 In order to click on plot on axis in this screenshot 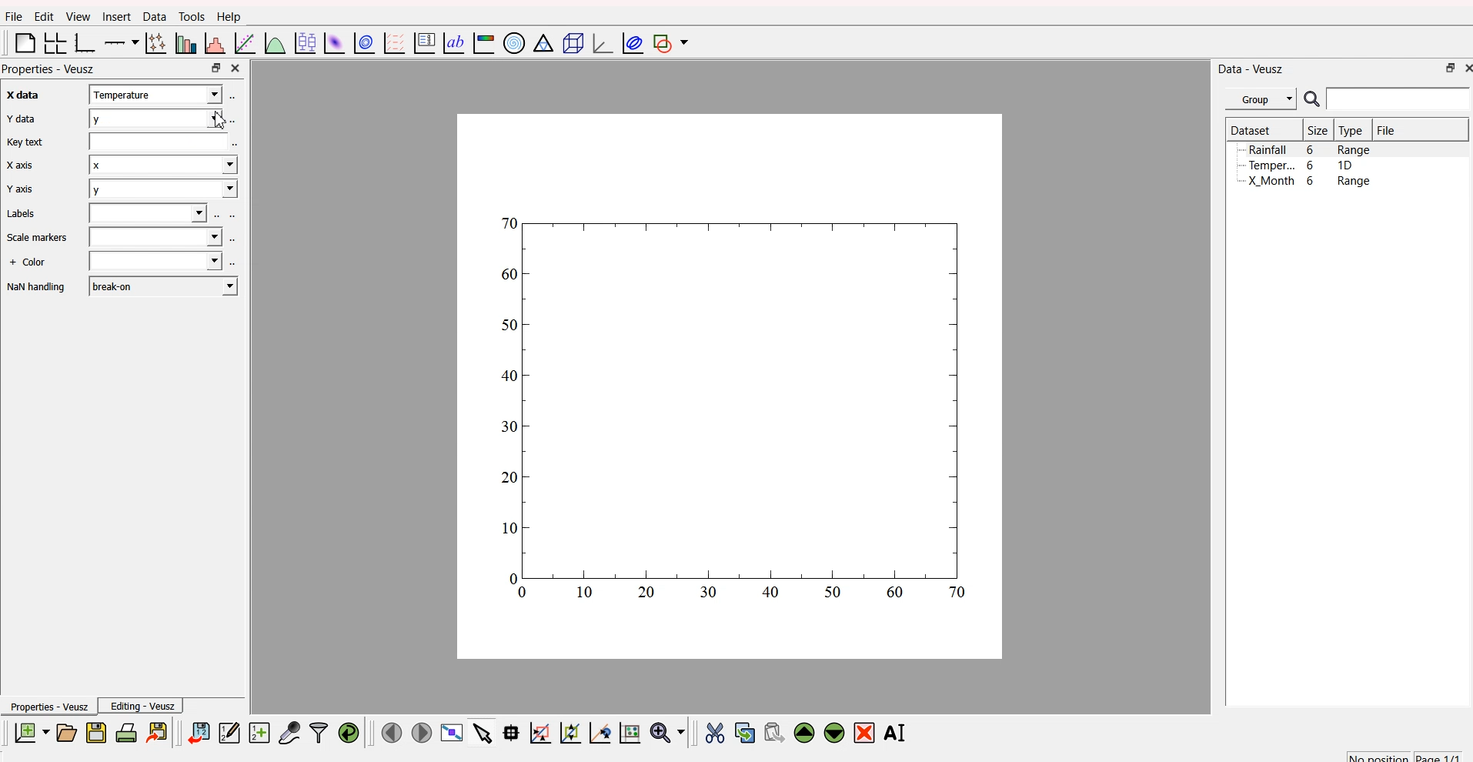, I will do `click(122, 42)`.